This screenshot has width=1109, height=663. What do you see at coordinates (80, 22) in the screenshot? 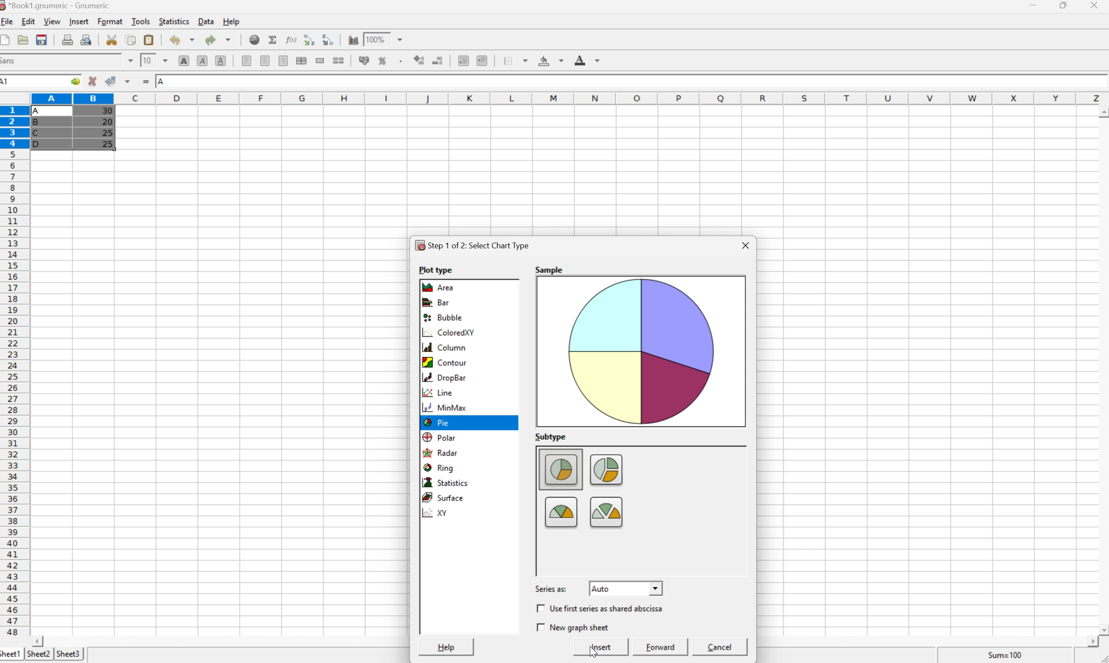
I see `Insert` at bounding box center [80, 22].